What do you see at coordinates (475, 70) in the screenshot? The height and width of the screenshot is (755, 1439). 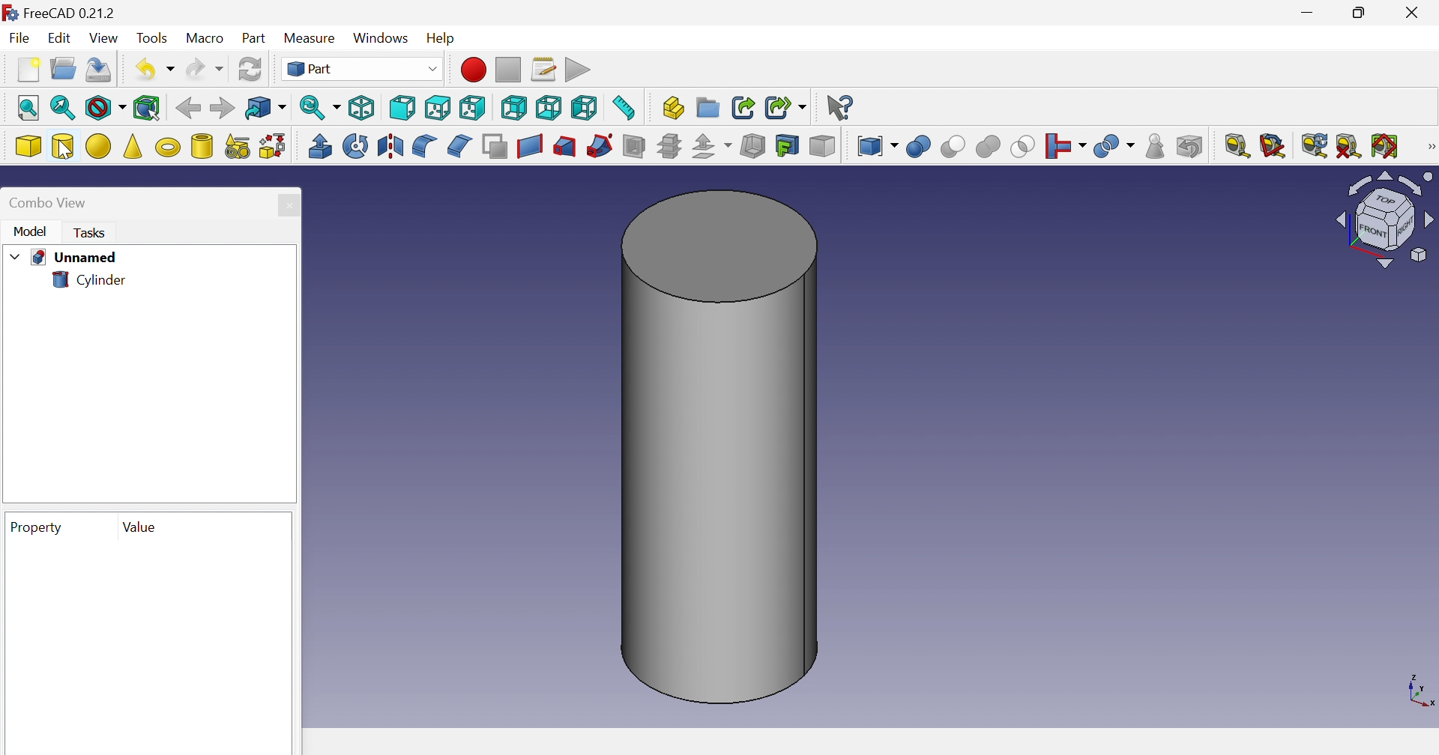 I see `Macro recording` at bounding box center [475, 70].